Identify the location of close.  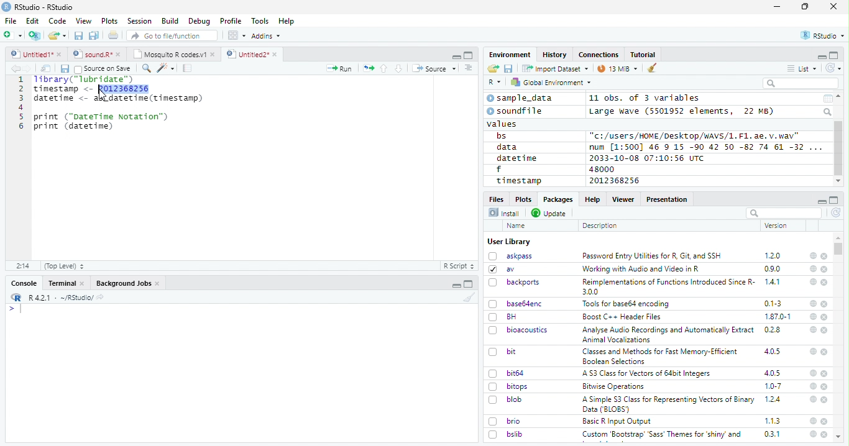
(825, 387).